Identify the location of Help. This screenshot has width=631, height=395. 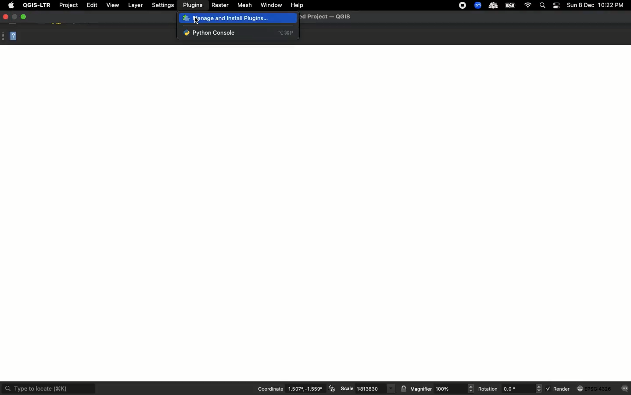
(297, 5).